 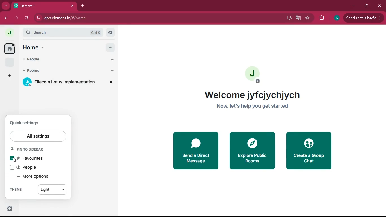 What do you see at coordinates (16, 18) in the screenshot?
I see `forward` at bounding box center [16, 18].